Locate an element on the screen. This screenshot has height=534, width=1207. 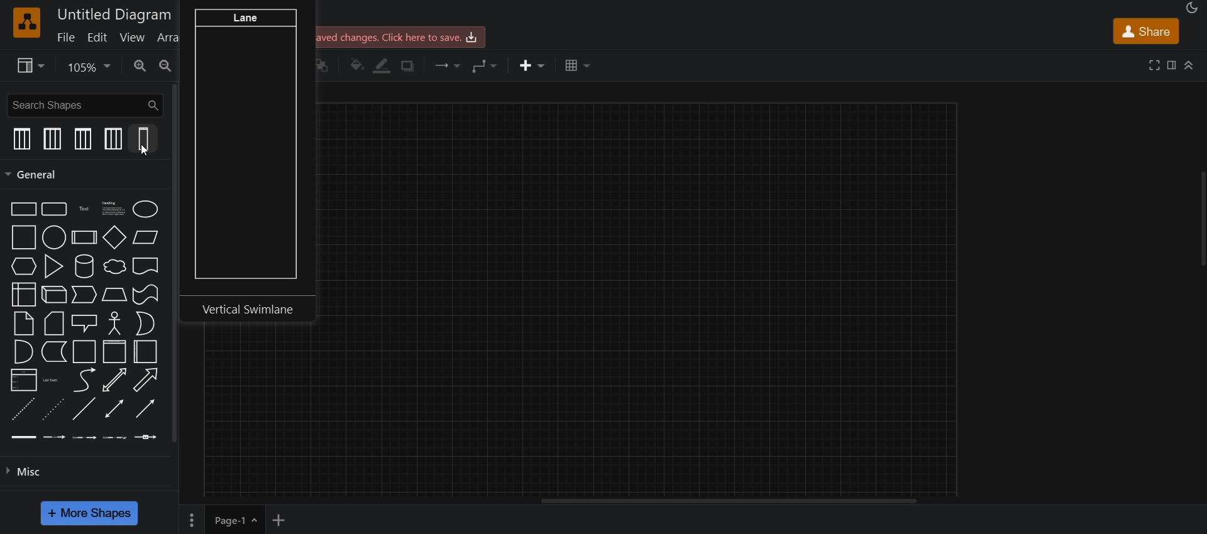
list is located at coordinates (21, 380).